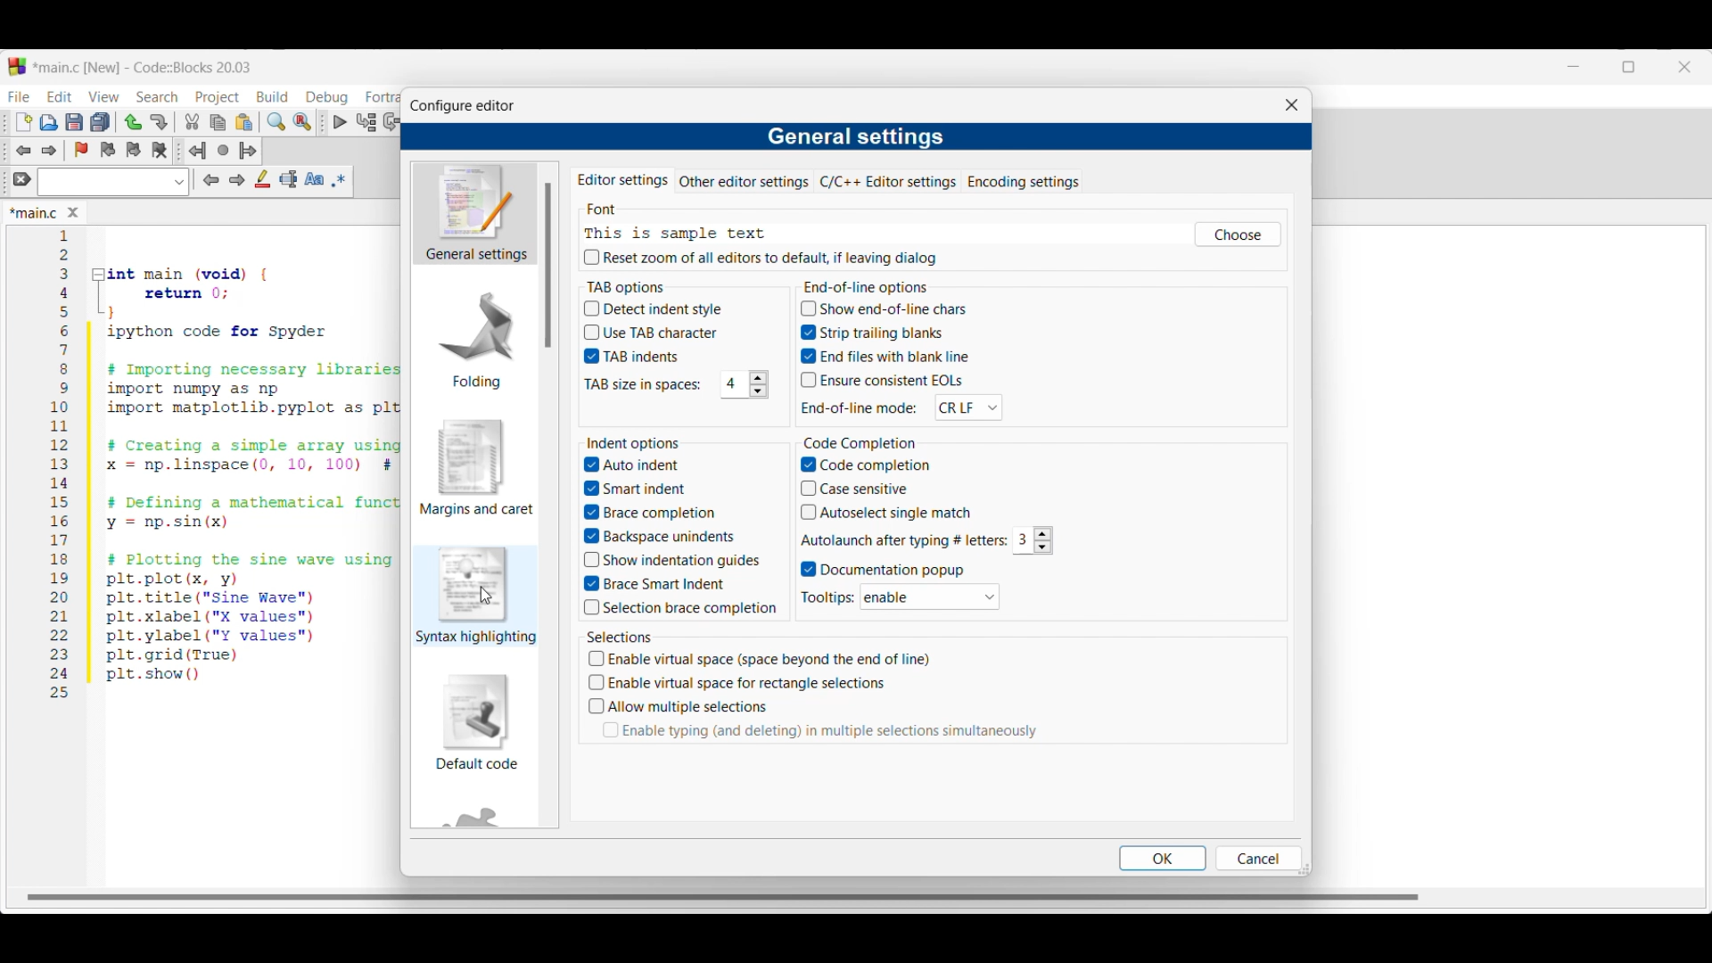  What do you see at coordinates (888, 356) in the screenshot?
I see `End files with blank line` at bounding box center [888, 356].